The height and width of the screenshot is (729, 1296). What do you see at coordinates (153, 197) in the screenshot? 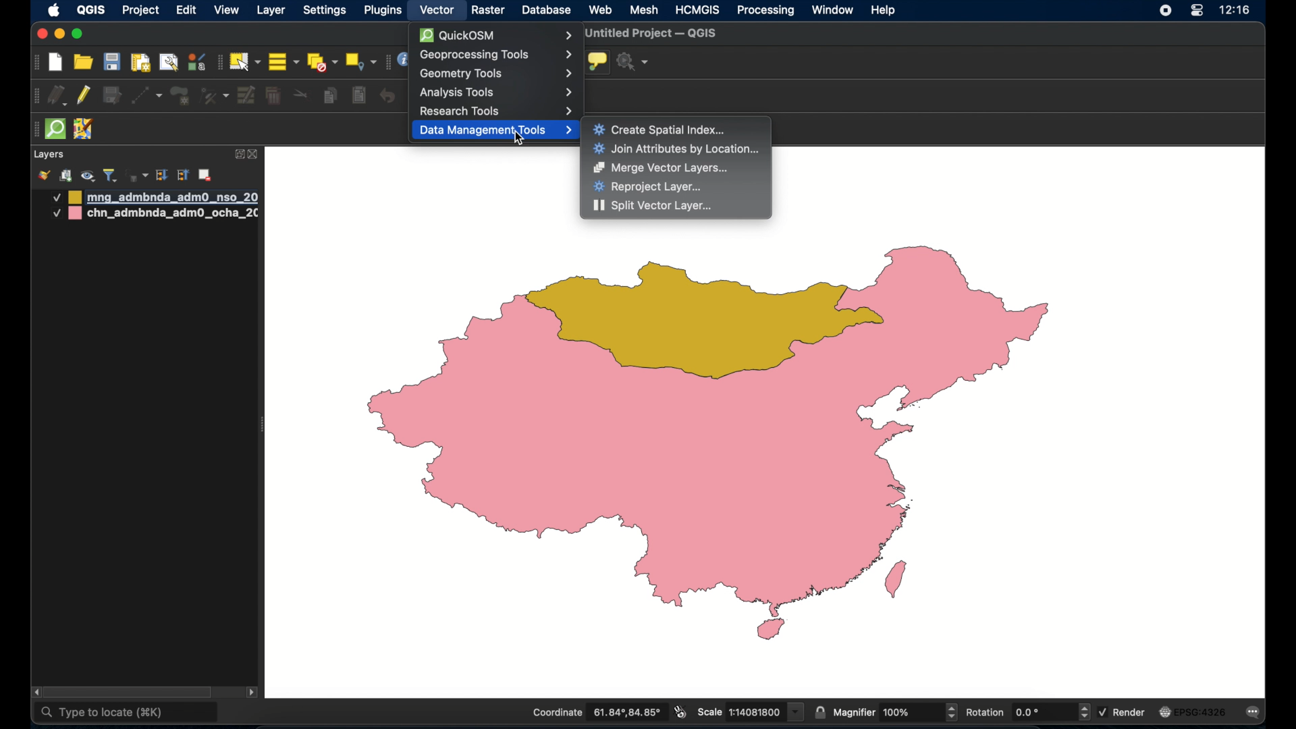
I see `mongolia administrative boundary layer 1` at bounding box center [153, 197].